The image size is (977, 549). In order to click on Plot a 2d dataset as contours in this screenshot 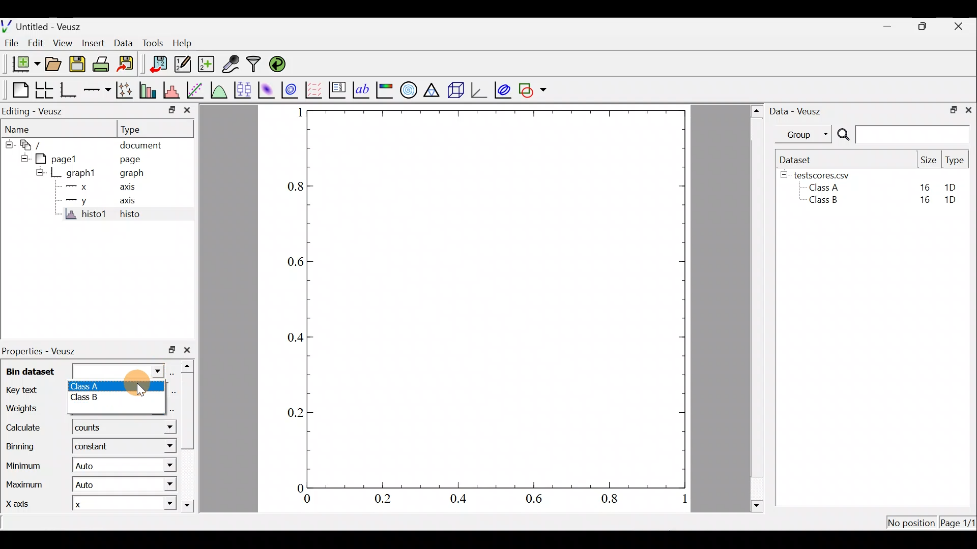, I will do `click(291, 90)`.